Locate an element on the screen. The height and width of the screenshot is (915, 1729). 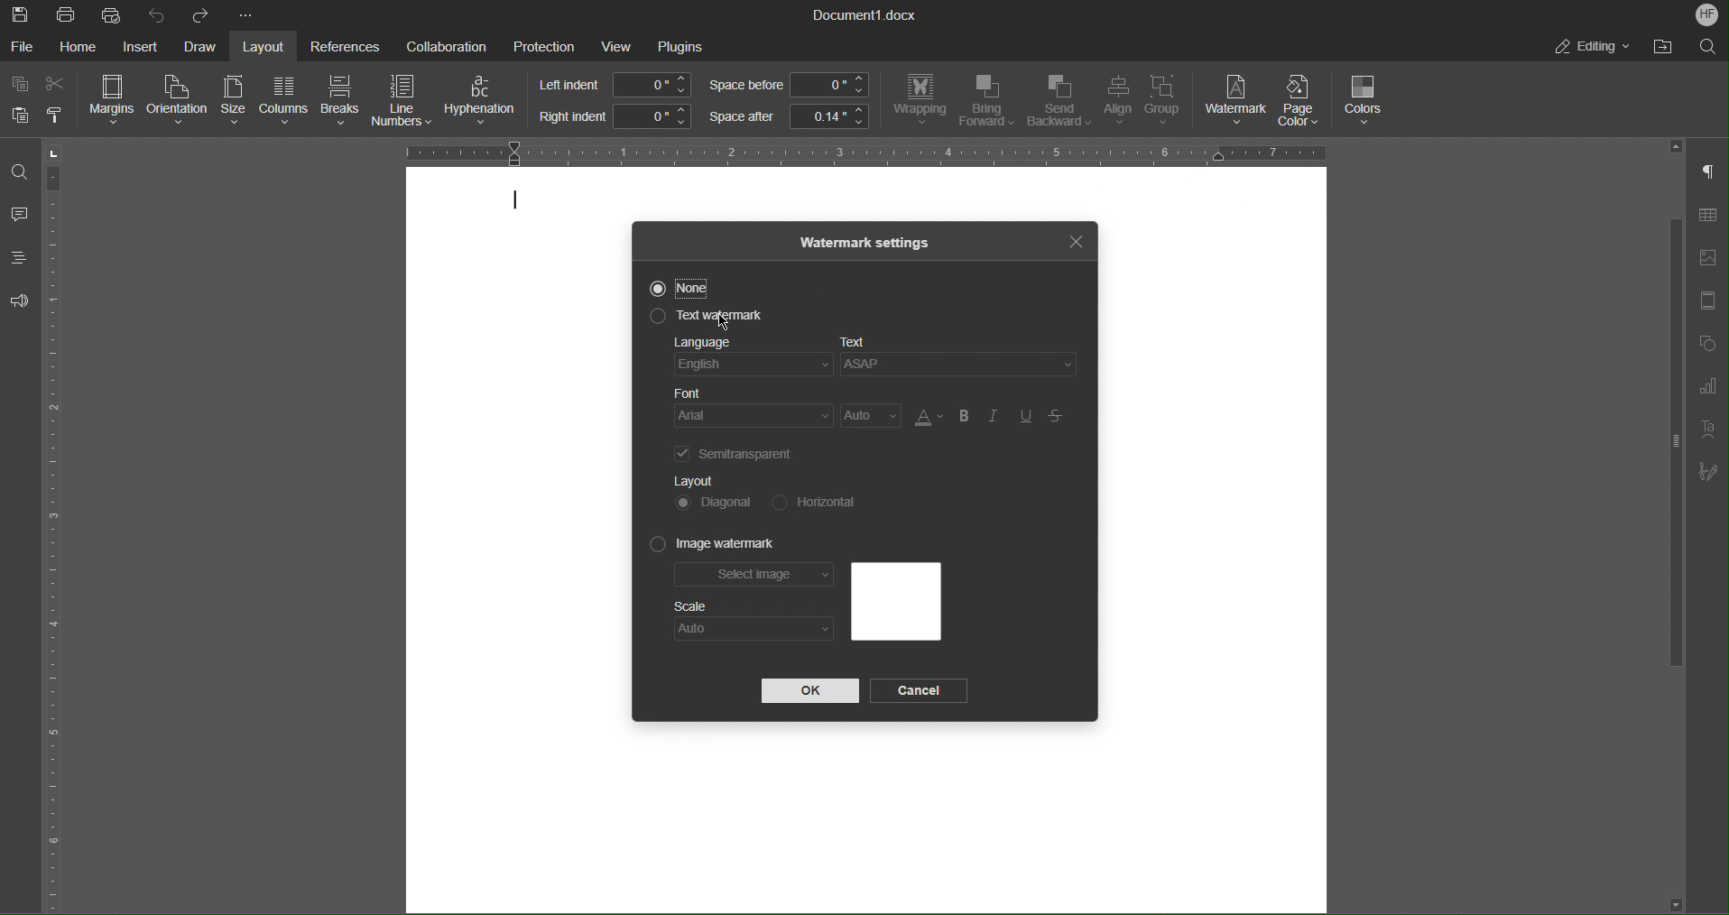
Copy Style is located at coordinates (57, 116).